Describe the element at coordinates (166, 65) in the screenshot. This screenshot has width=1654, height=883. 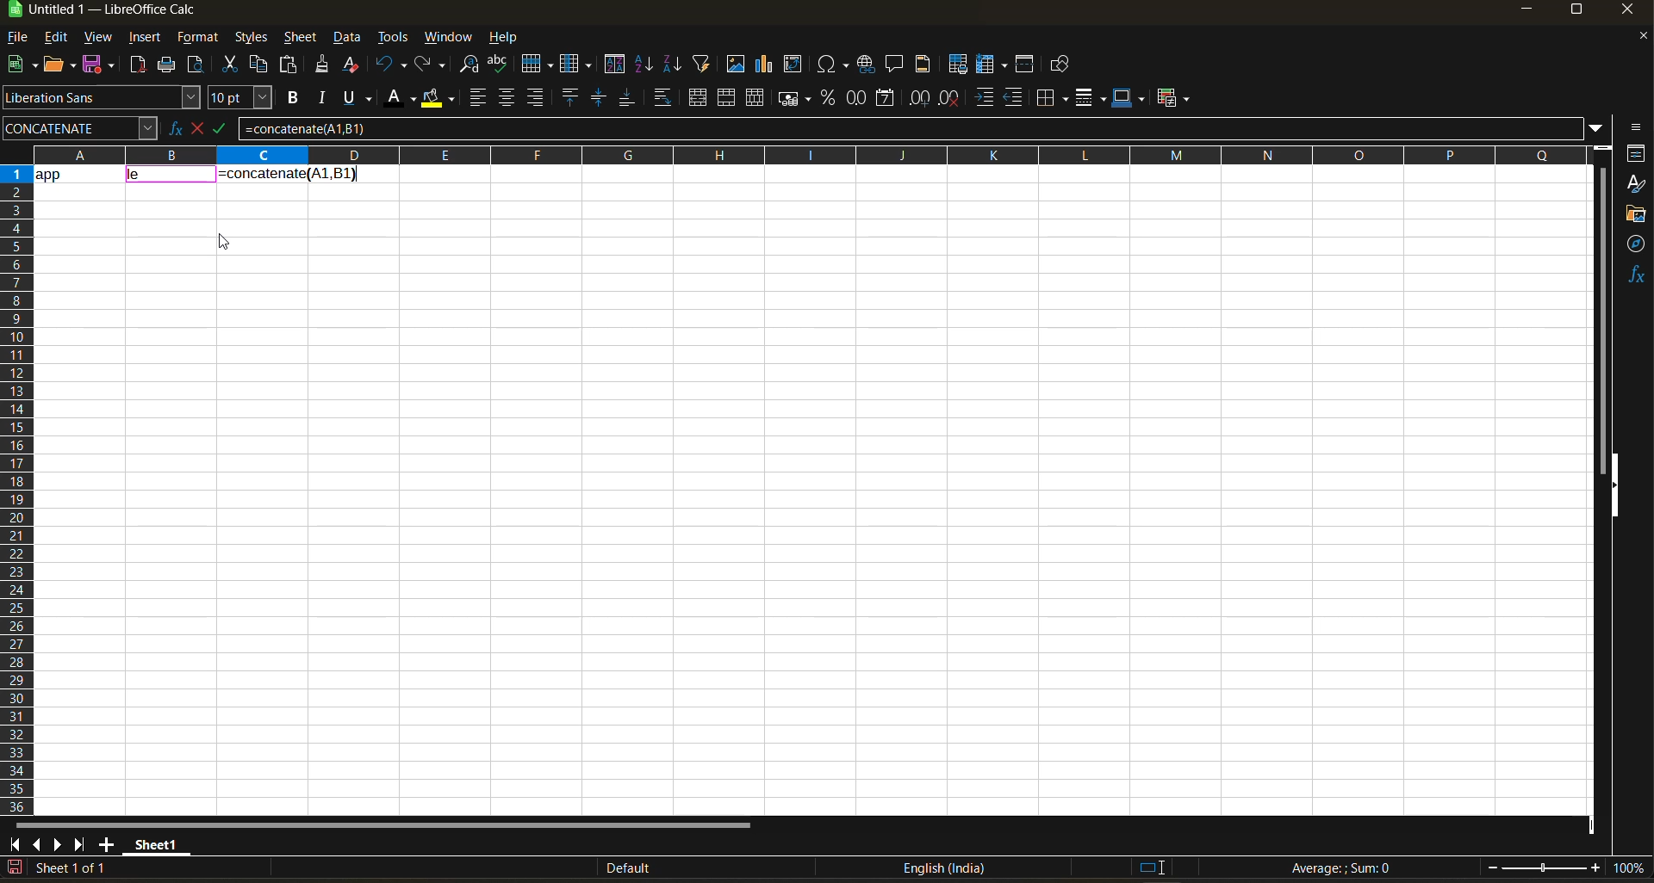
I see `print` at that location.